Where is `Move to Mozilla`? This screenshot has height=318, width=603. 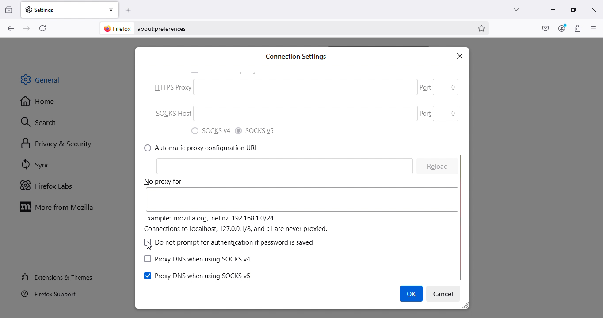
Move to Mozilla is located at coordinates (59, 206).